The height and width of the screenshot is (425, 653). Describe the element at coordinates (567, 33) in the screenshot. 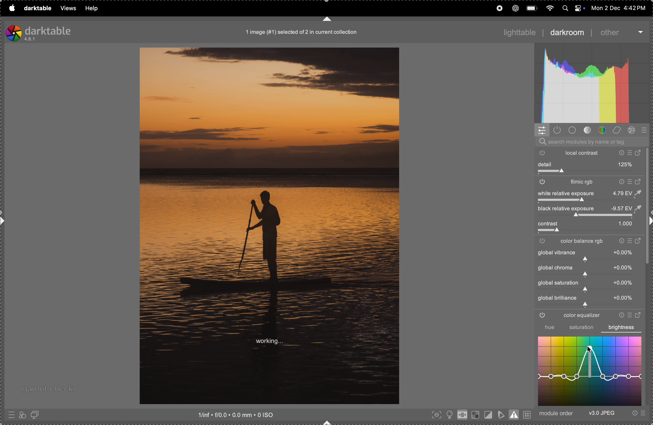

I see `darkroom` at that location.